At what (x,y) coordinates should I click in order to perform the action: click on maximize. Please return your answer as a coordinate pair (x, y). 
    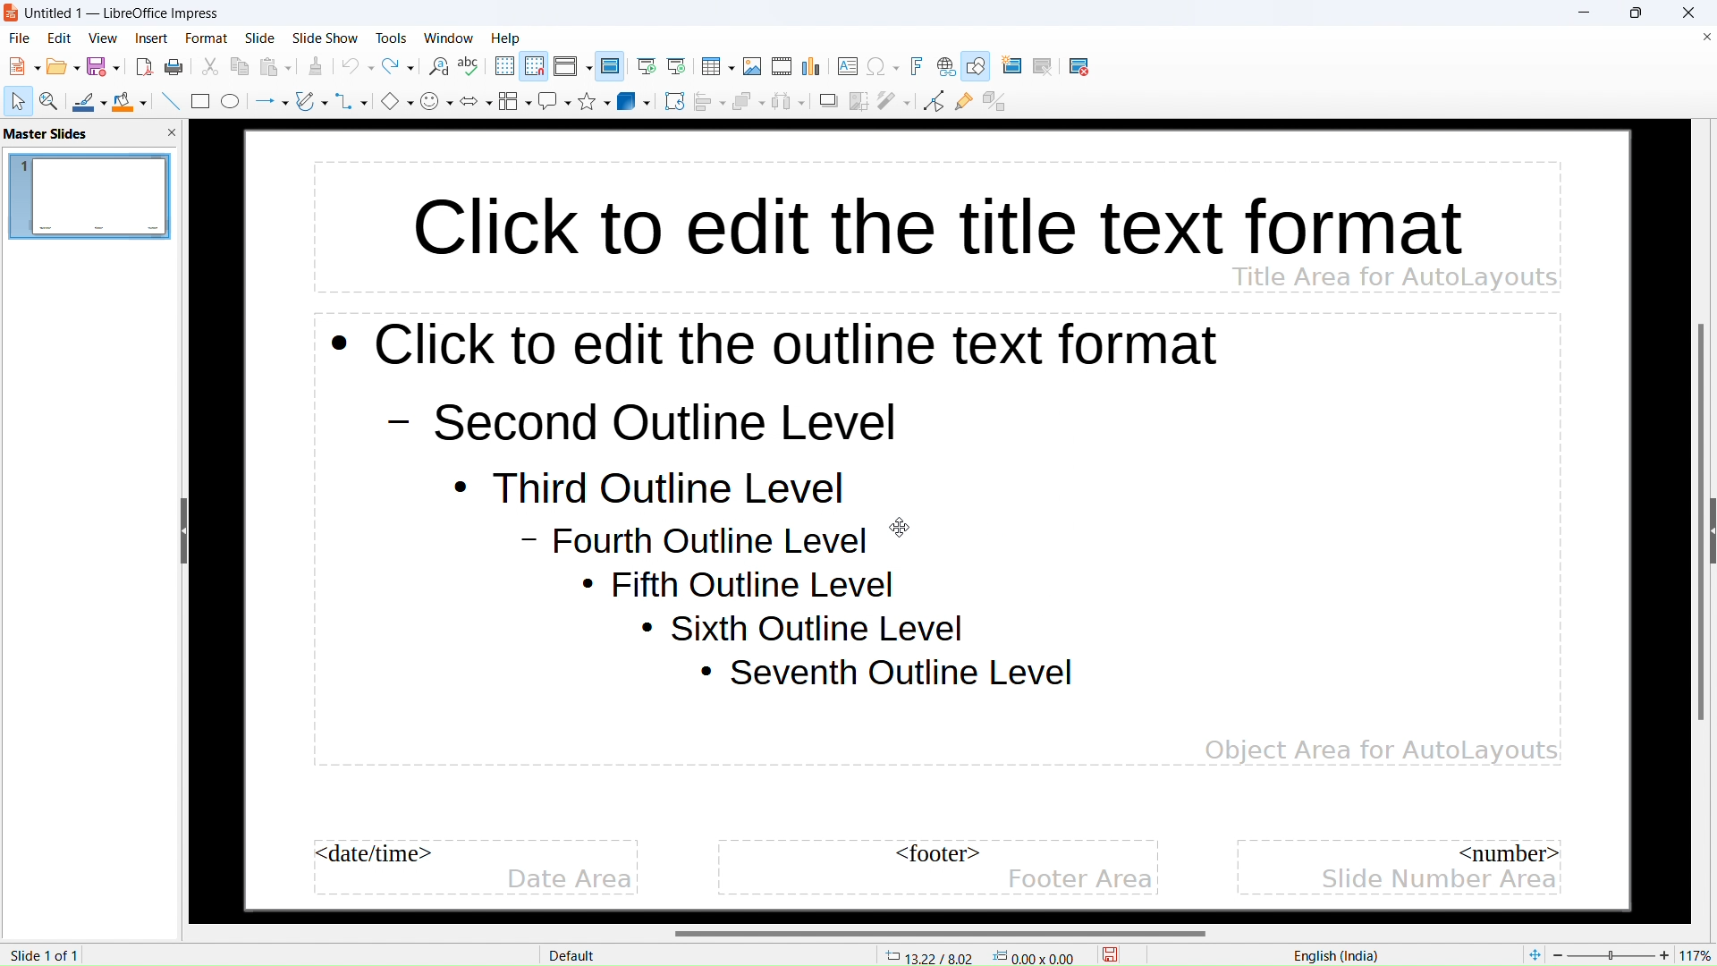
    Looking at the image, I should click on (1635, 13).